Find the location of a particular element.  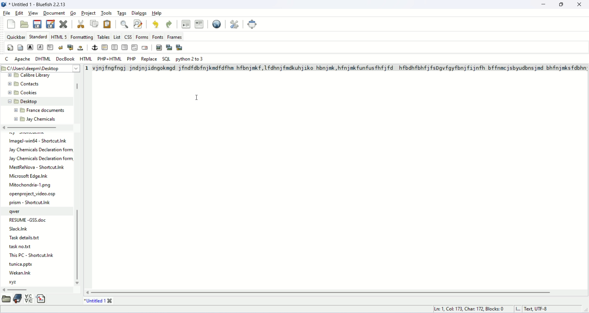

HTML 5 is located at coordinates (59, 36).